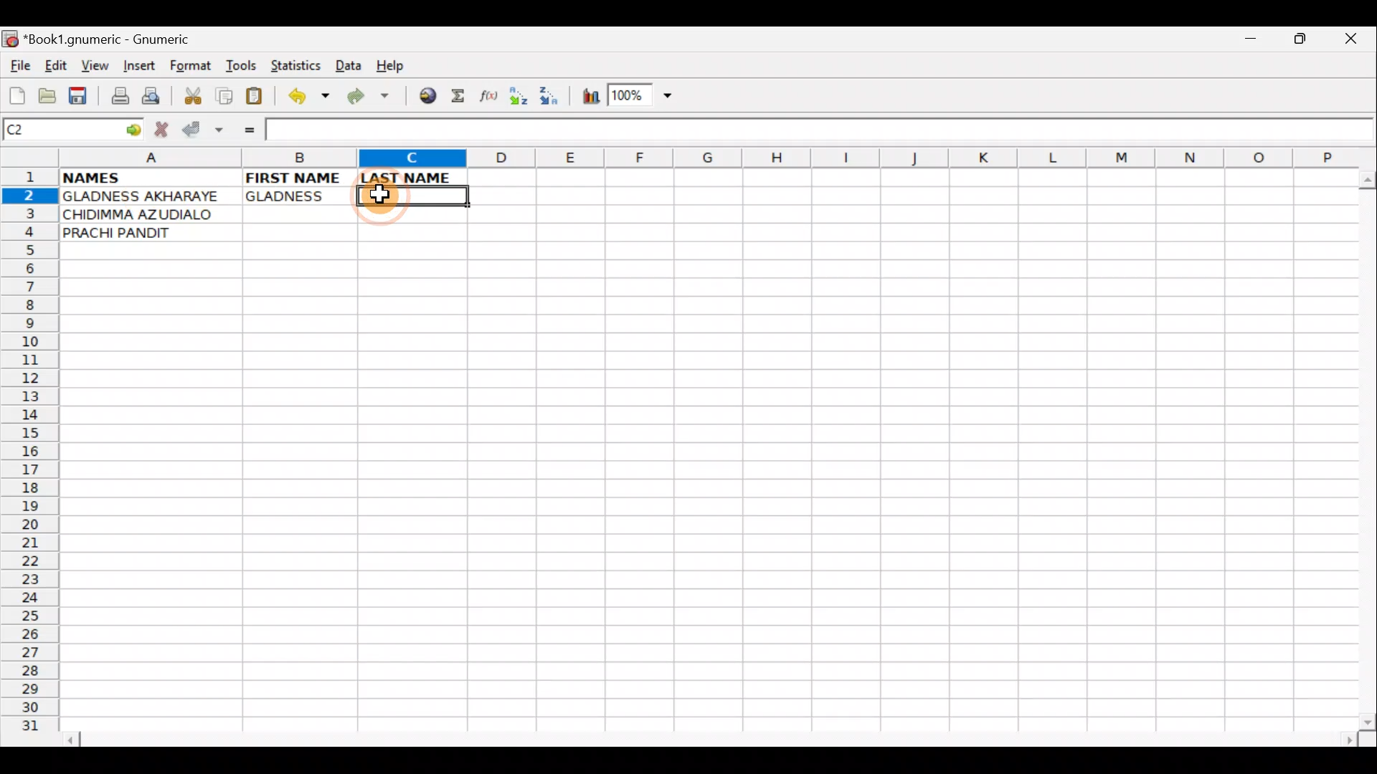 This screenshot has height=774, width=1377. What do you see at coordinates (348, 64) in the screenshot?
I see `Data` at bounding box center [348, 64].